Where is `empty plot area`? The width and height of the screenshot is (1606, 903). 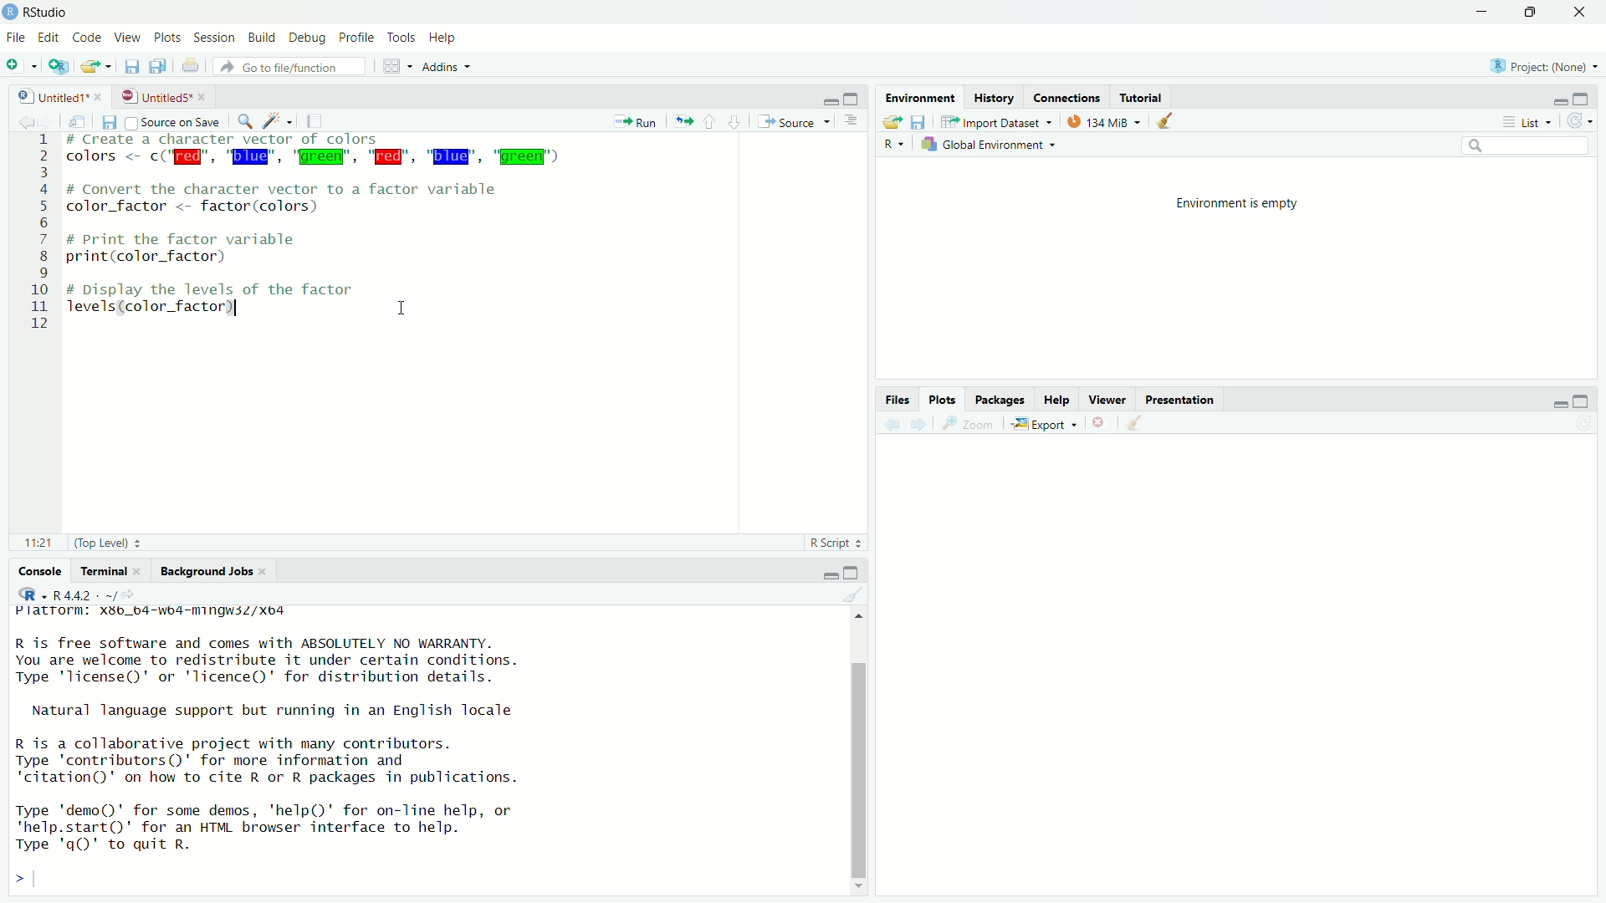 empty plot area is located at coordinates (1247, 676).